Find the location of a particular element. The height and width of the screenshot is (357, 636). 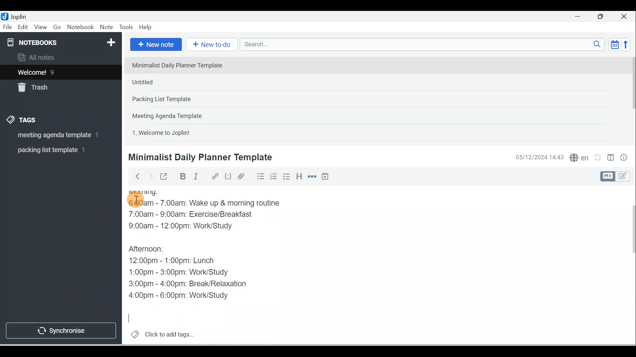

Hyperlink is located at coordinates (214, 177).